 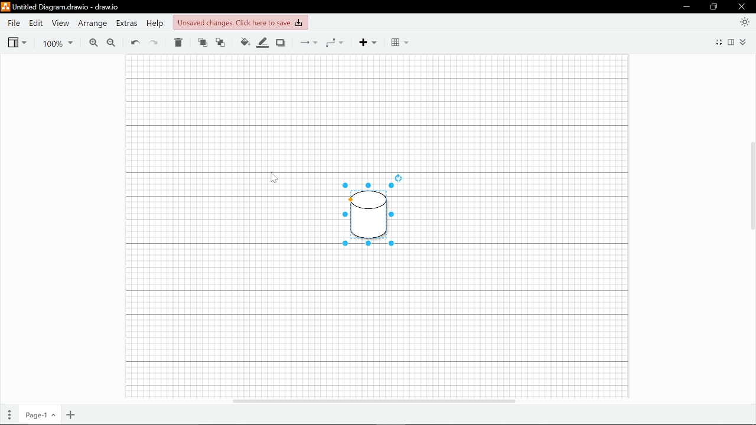 I want to click on Restore down, so click(x=715, y=7).